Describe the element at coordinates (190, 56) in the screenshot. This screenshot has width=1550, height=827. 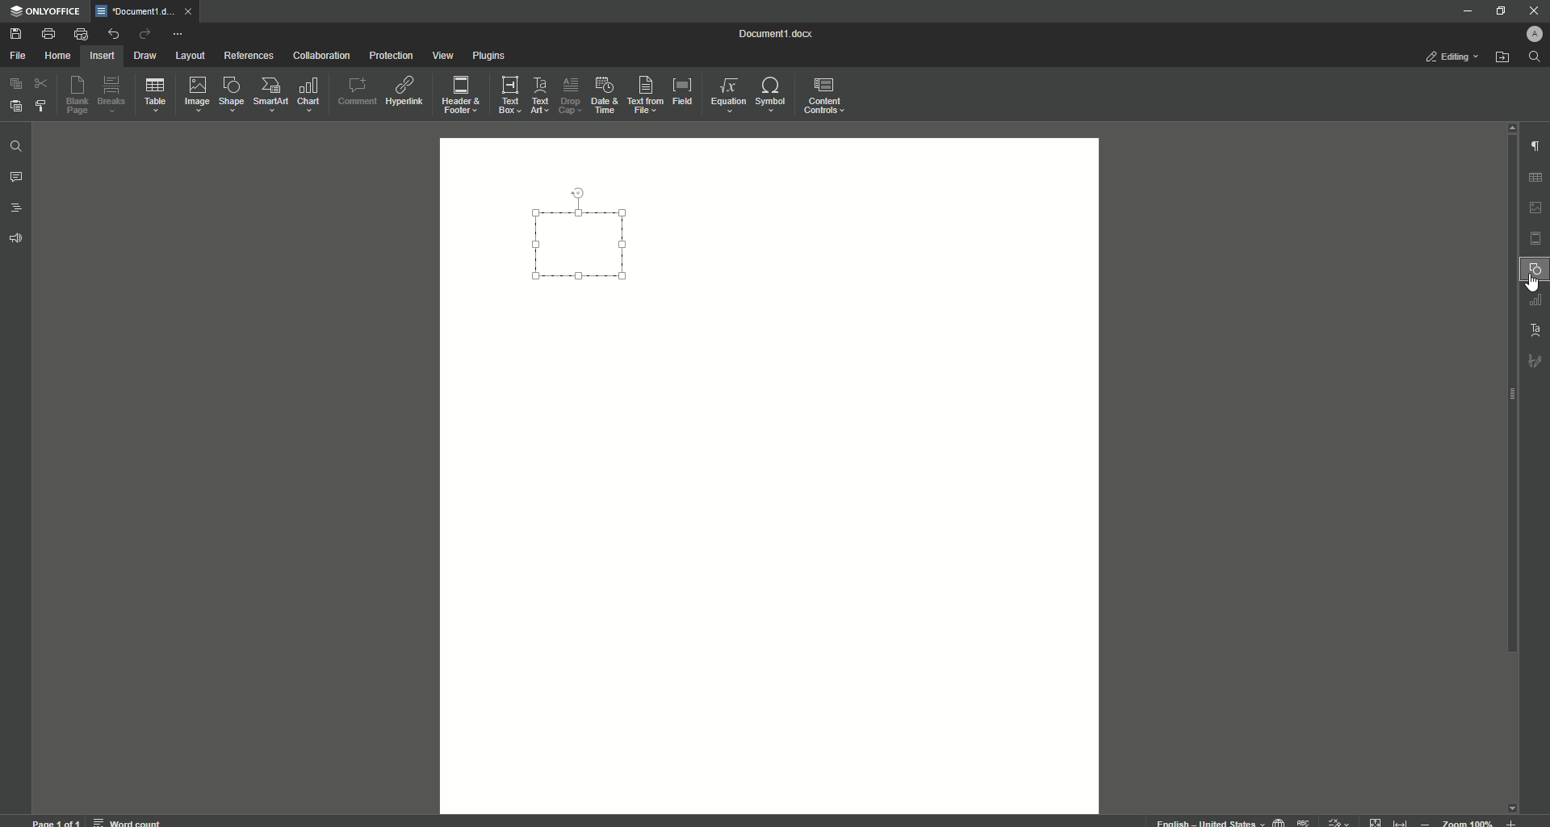
I see `Layout` at that location.